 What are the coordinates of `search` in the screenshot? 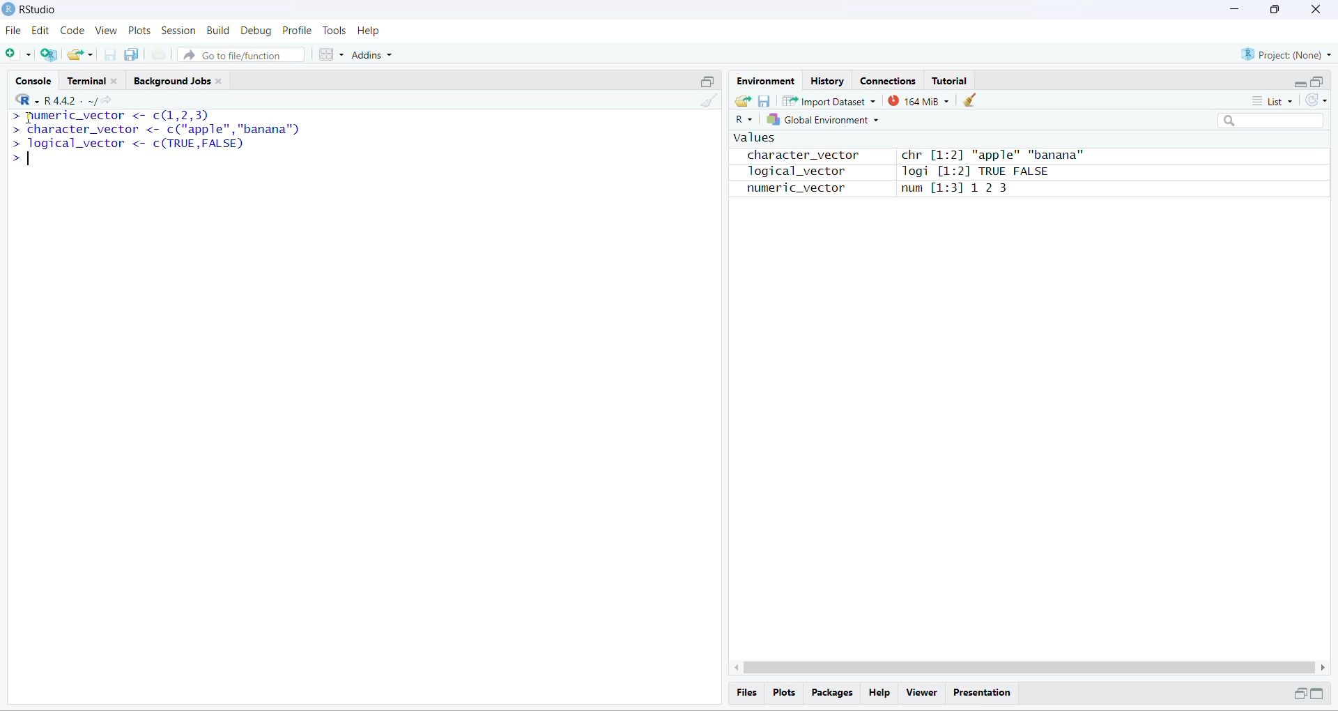 It's located at (1272, 121).